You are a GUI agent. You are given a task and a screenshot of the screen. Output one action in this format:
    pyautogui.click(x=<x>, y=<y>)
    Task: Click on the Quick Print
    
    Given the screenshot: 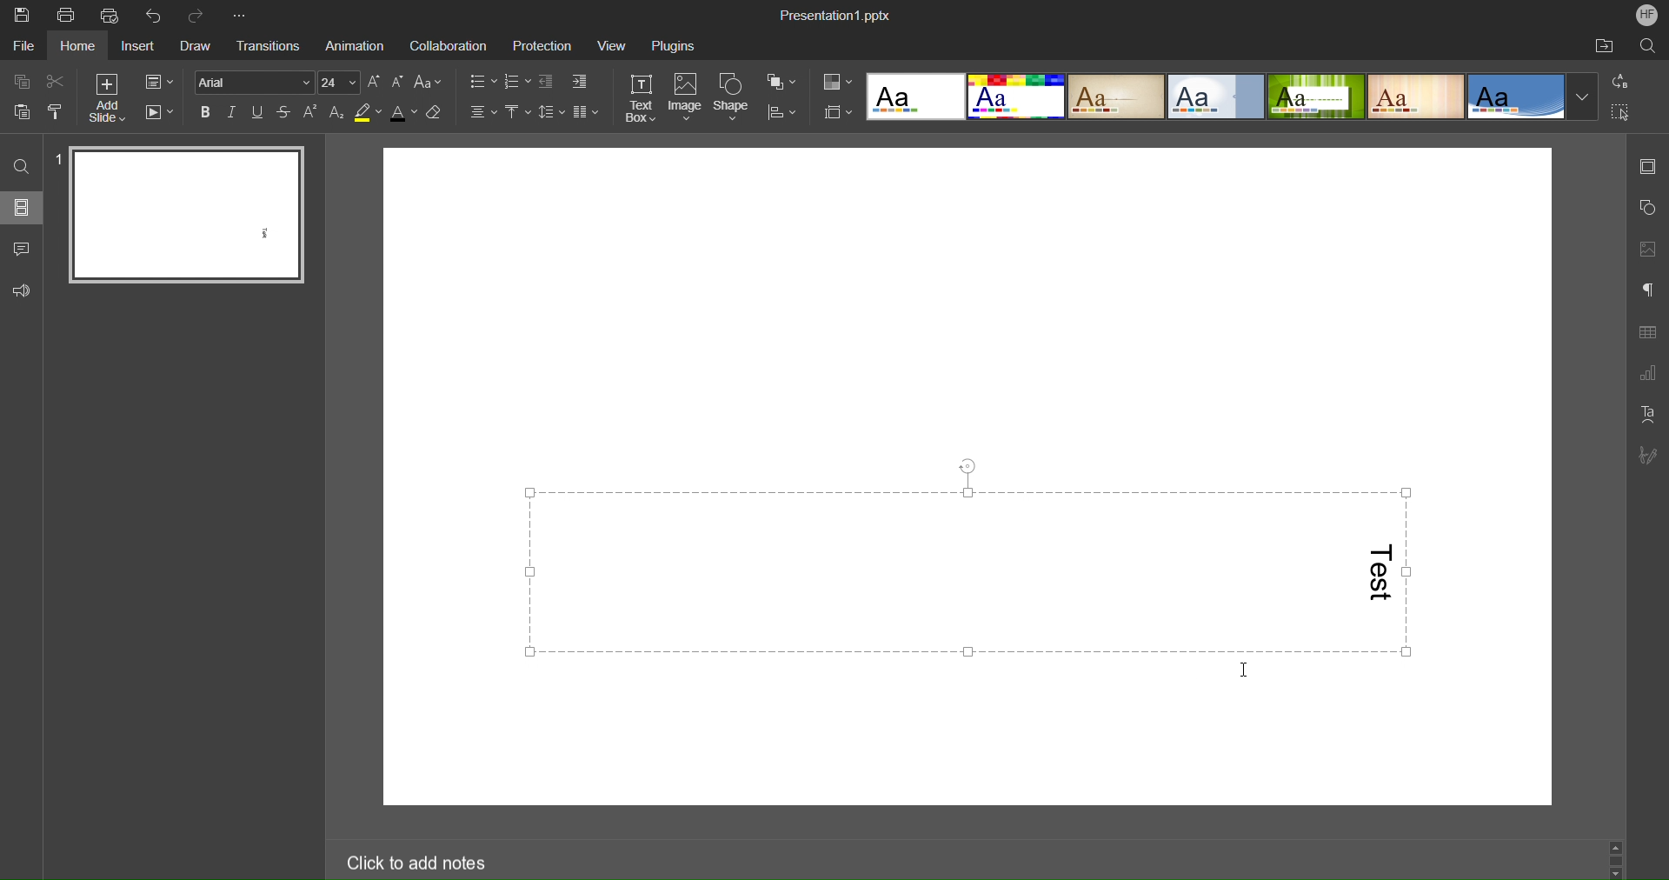 What is the action you would take?
    pyautogui.click(x=112, y=15)
    